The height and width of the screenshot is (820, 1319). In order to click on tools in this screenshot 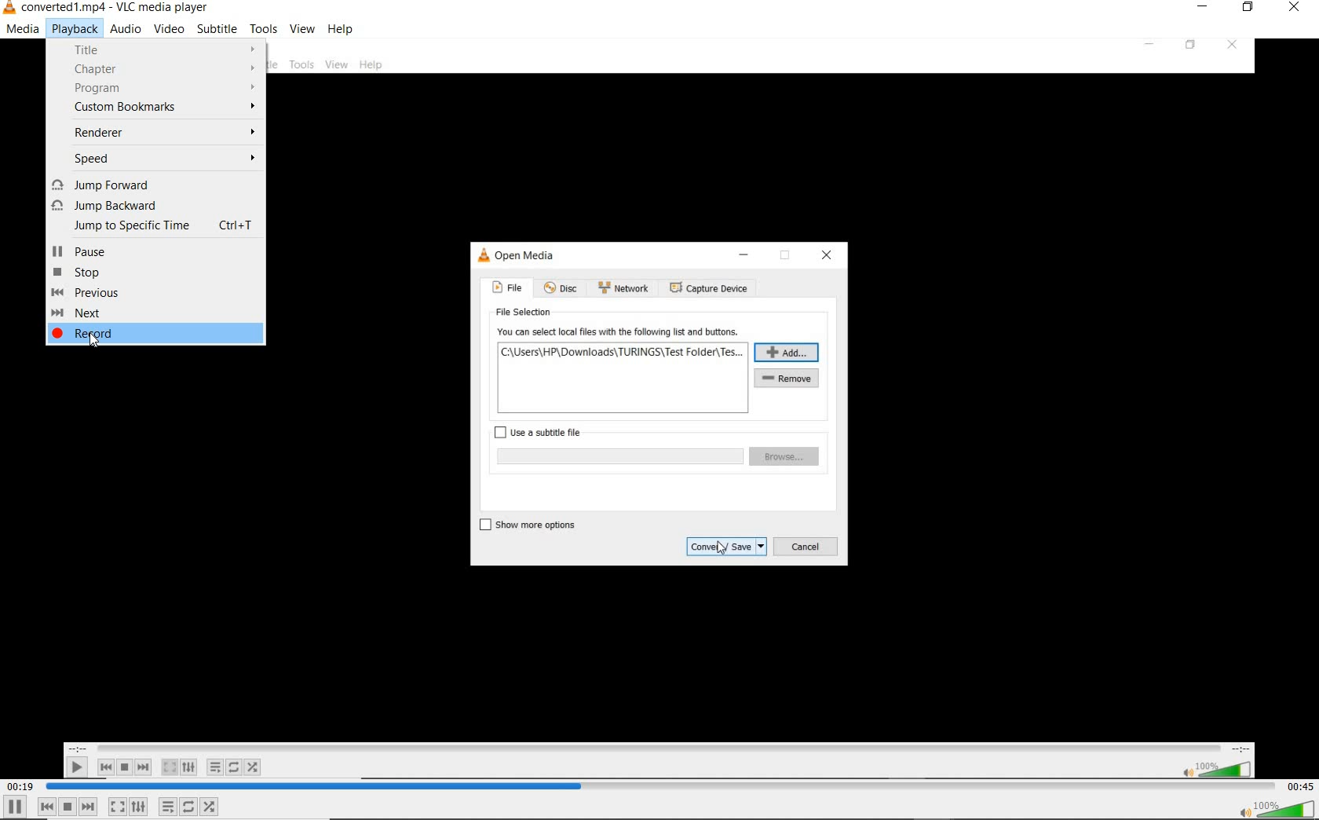, I will do `click(263, 27)`.